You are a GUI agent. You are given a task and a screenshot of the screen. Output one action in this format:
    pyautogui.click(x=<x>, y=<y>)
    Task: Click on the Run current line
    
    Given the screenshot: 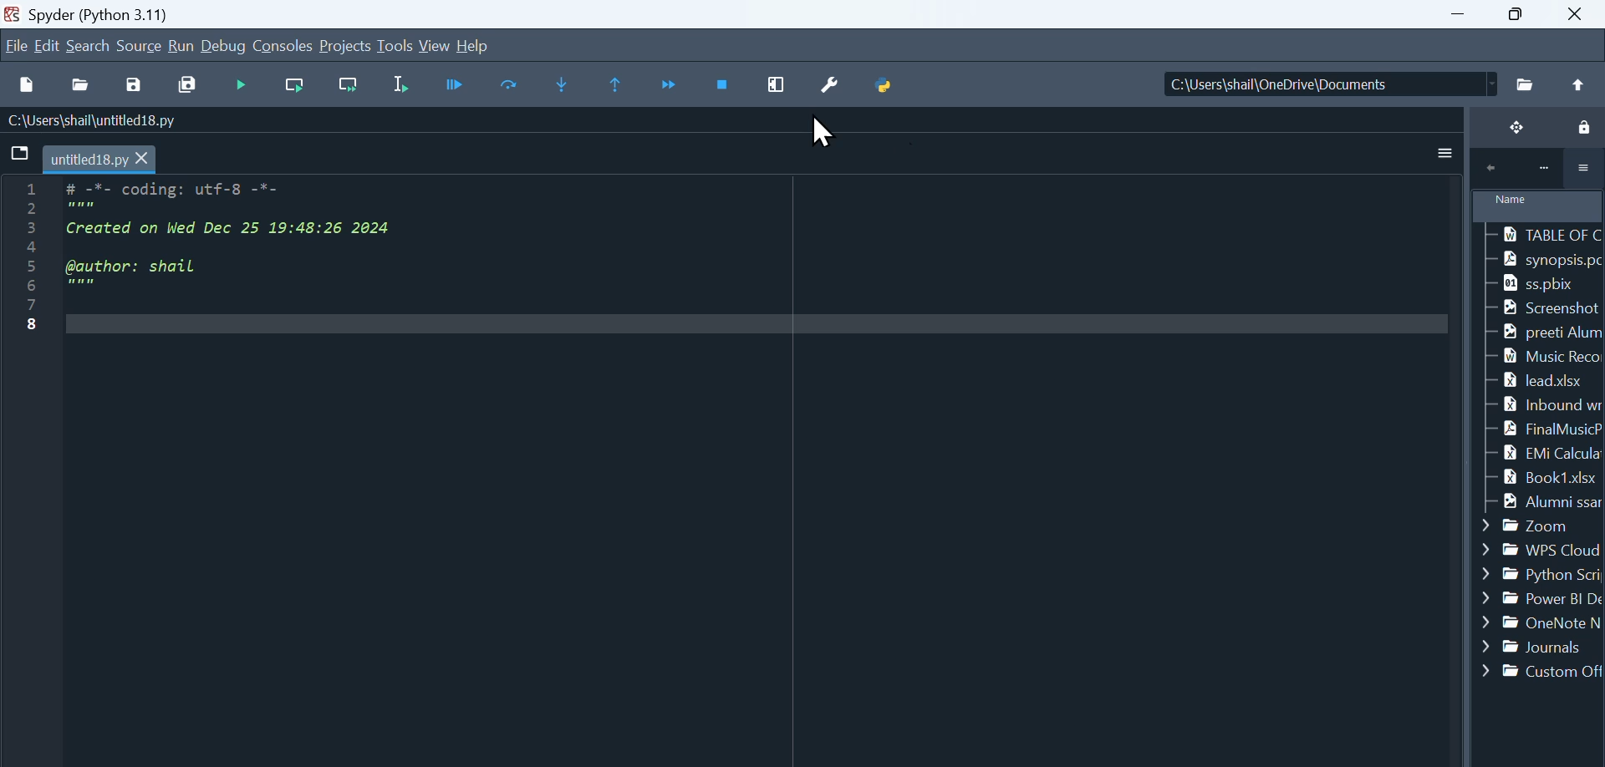 What is the action you would take?
    pyautogui.click(x=512, y=84)
    